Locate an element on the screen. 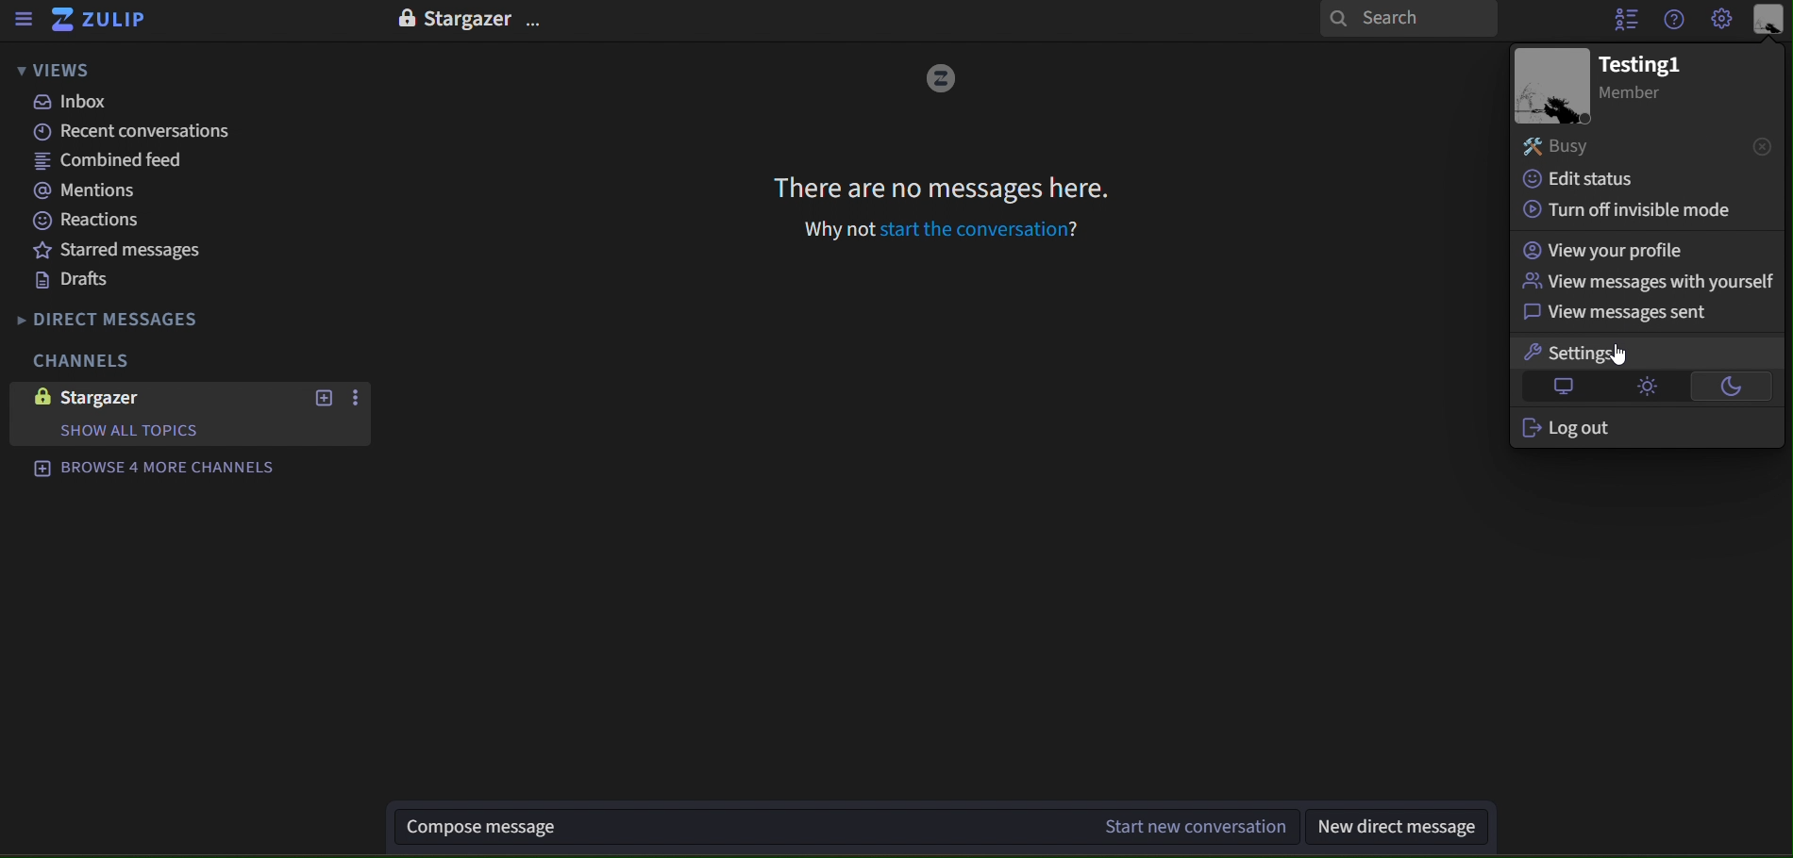  view messages sent is located at coordinates (1623, 314).